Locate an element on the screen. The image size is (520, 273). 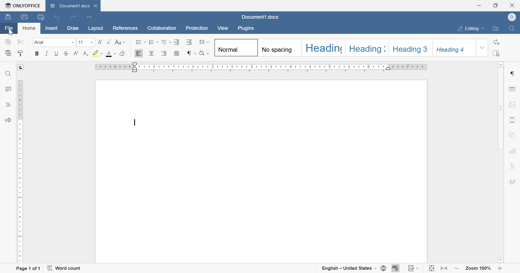
english - united states is located at coordinates (349, 268).